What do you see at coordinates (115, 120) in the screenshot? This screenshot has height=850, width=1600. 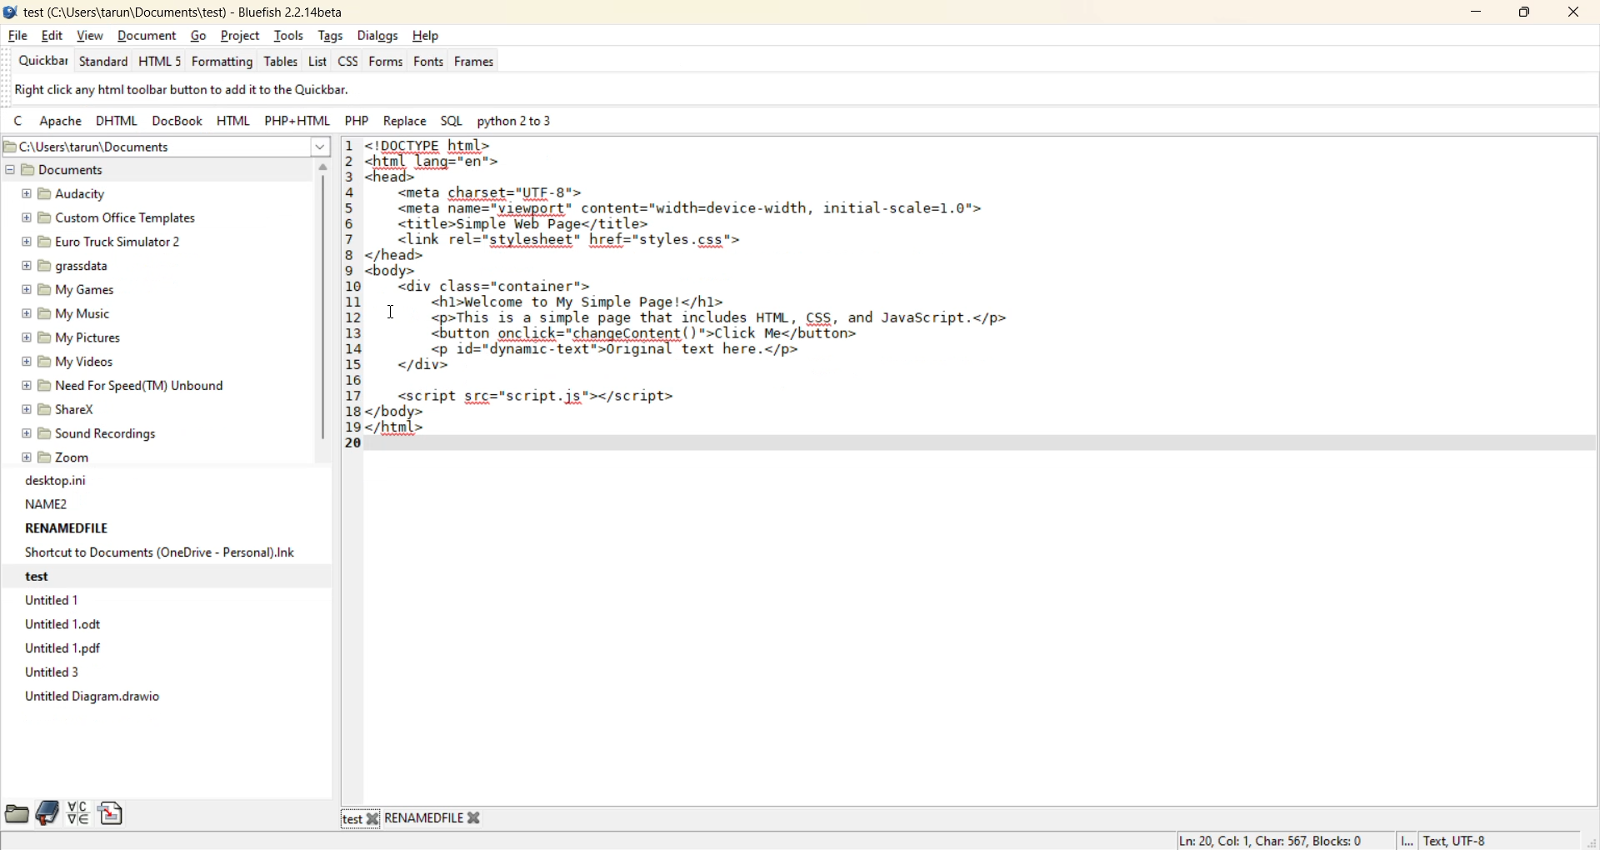 I see `dhtml` at bounding box center [115, 120].